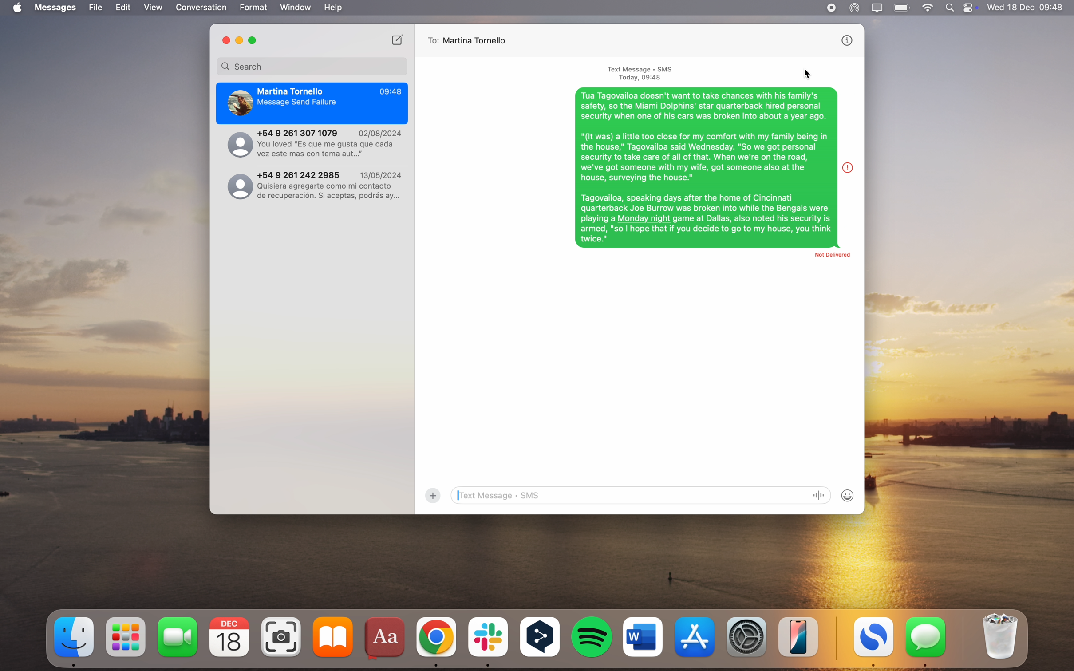 Image resolution: width=1074 pixels, height=671 pixels. Describe the element at coordinates (178, 636) in the screenshot. I see `facetime` at that location.